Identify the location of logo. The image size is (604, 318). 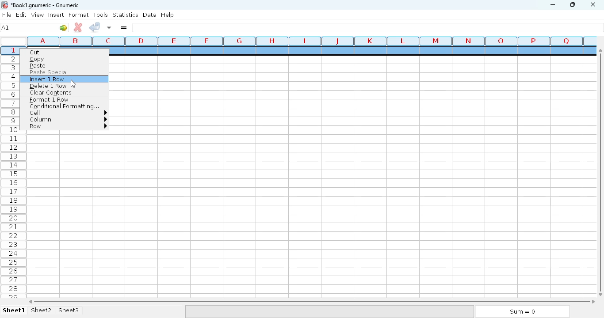
(4, 5).